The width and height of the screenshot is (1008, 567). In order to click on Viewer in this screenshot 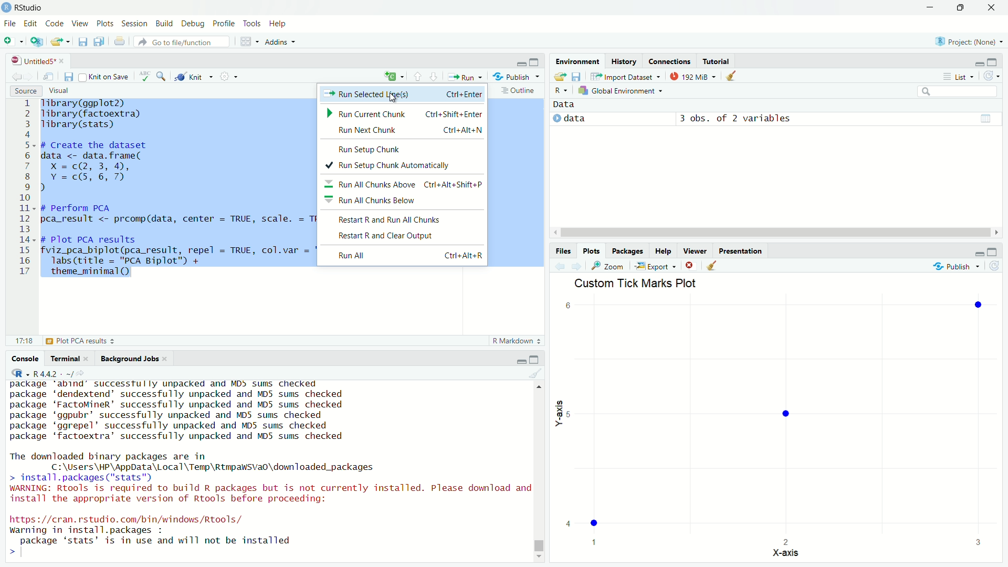, I will do `click(696, 251)`.